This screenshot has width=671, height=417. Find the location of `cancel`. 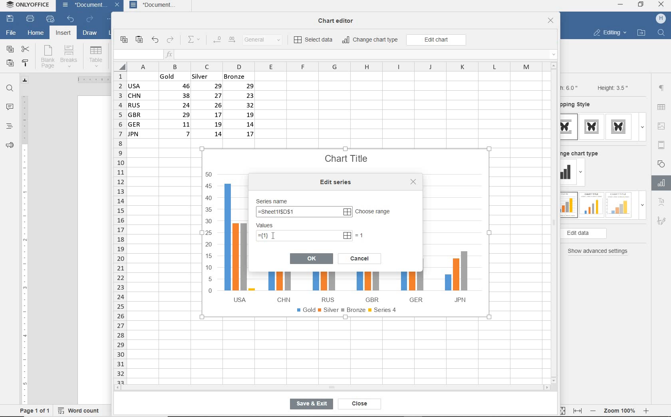

cancel is located at coordinates (359, 257).